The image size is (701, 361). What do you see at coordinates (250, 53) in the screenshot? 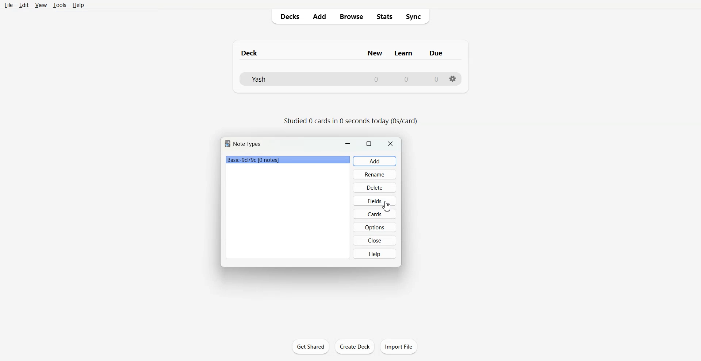
I see `Text 1` at bounding box center [250, 53].